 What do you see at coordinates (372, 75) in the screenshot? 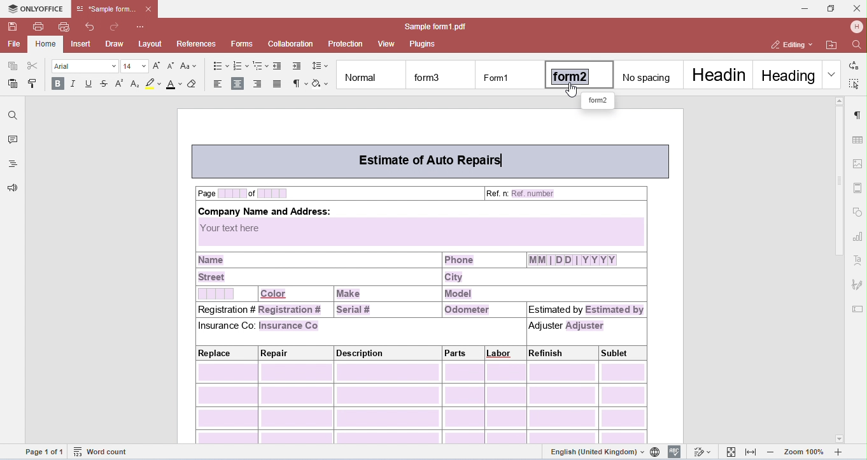
I see `normal` at bounding box center [372, 75].